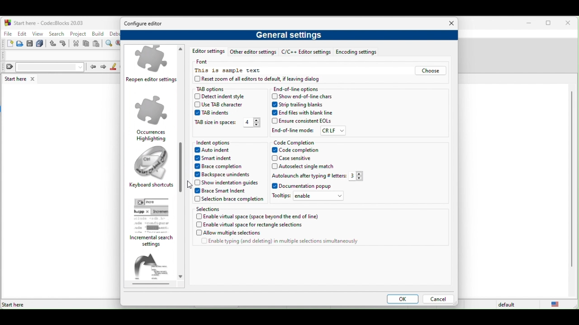  What do you see at coordinates (401, 300) in the screenshot?
I see `ok` at bounding box center [401, 300].